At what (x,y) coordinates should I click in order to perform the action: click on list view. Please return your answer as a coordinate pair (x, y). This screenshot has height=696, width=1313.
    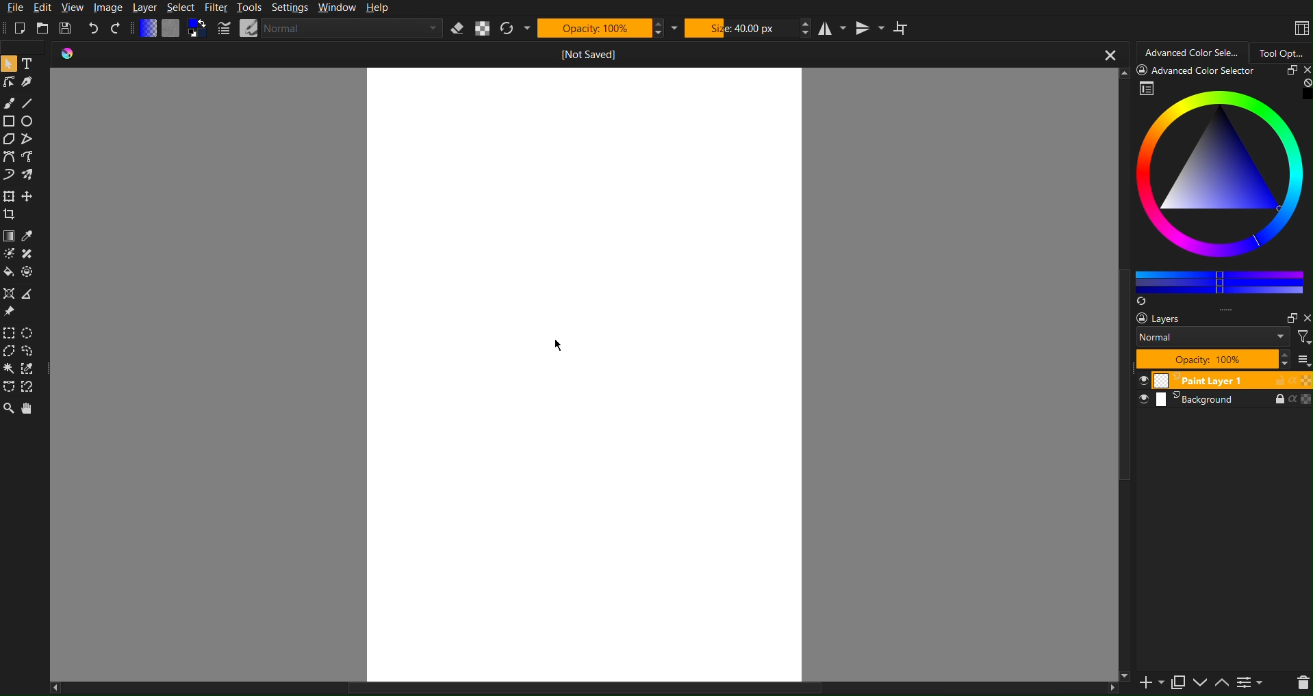
    Looking at the image, I should click on (1303, 359).